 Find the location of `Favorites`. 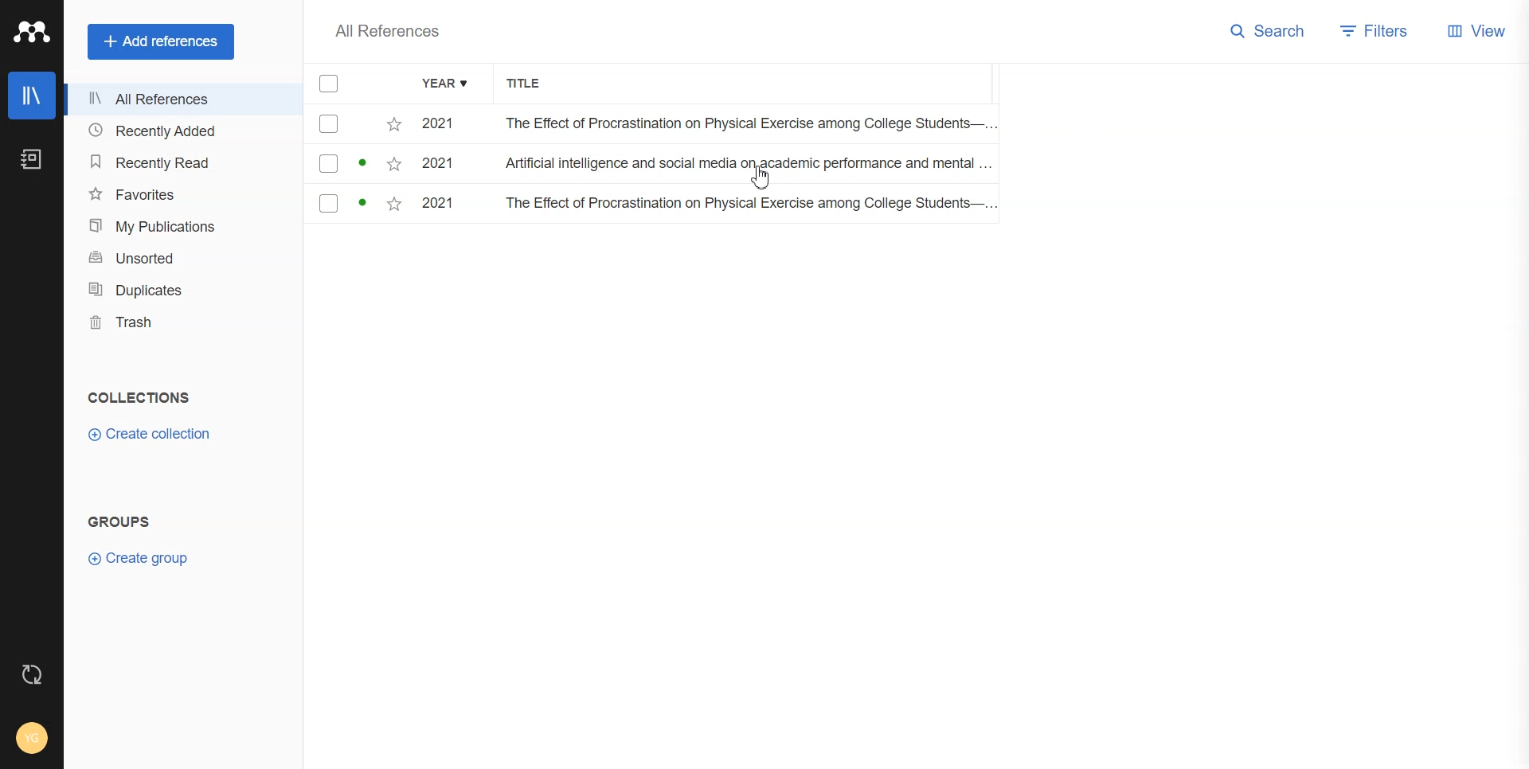

Favorites is located at coordinates (182, 193).